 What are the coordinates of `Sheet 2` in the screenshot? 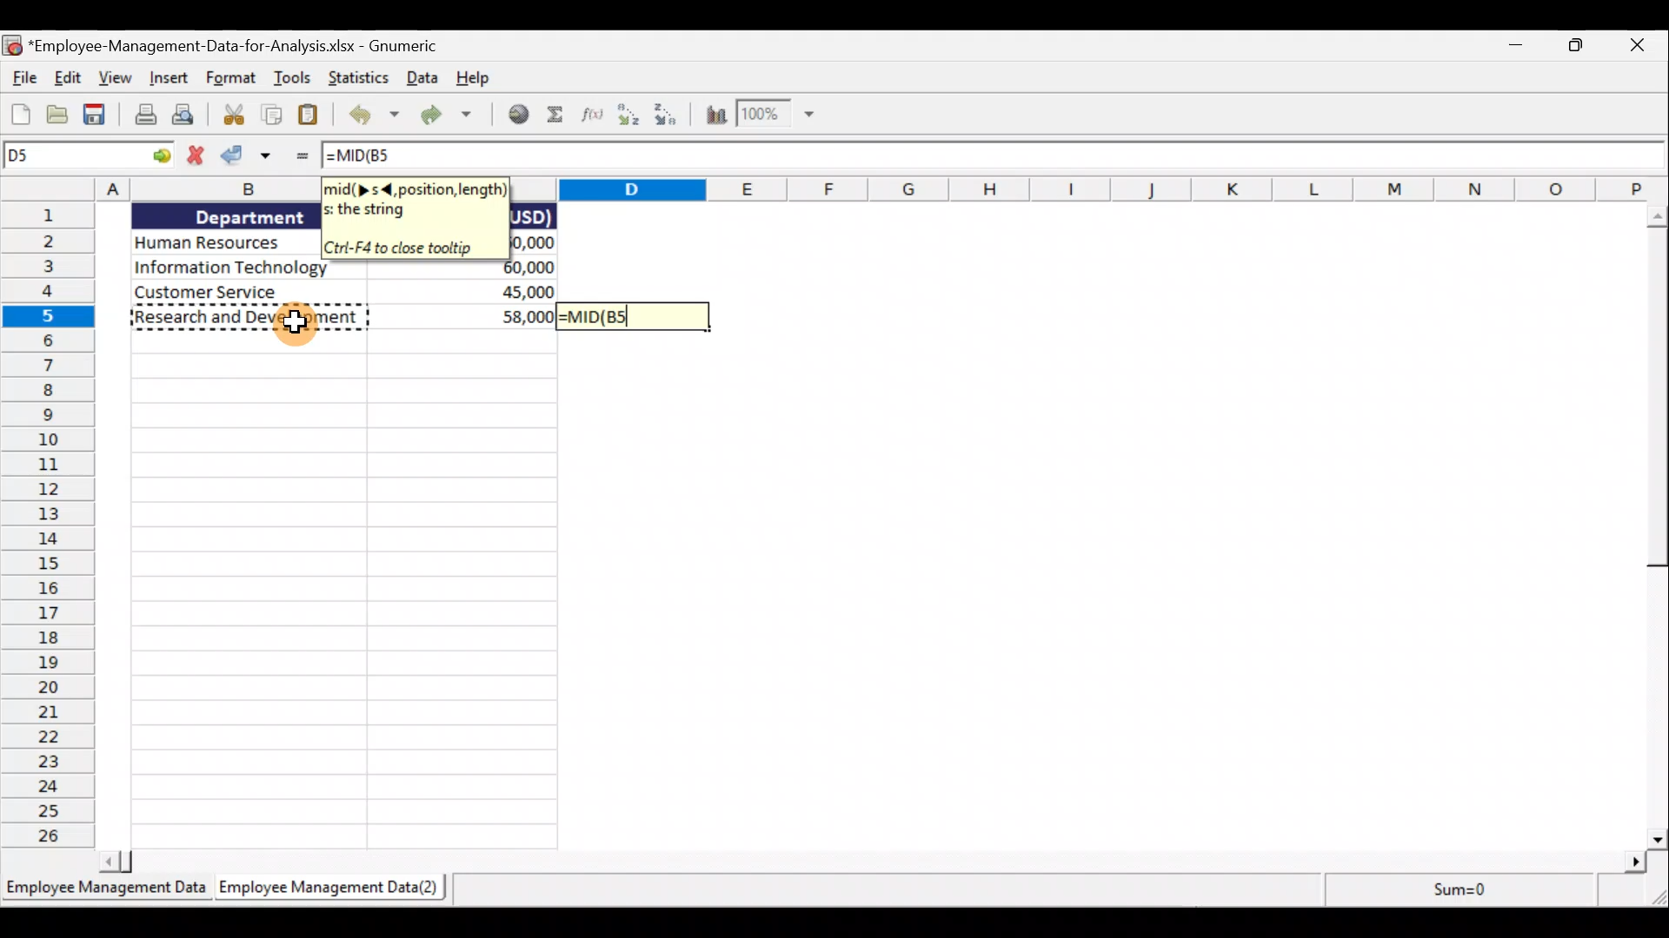 It's located at (337, 891).